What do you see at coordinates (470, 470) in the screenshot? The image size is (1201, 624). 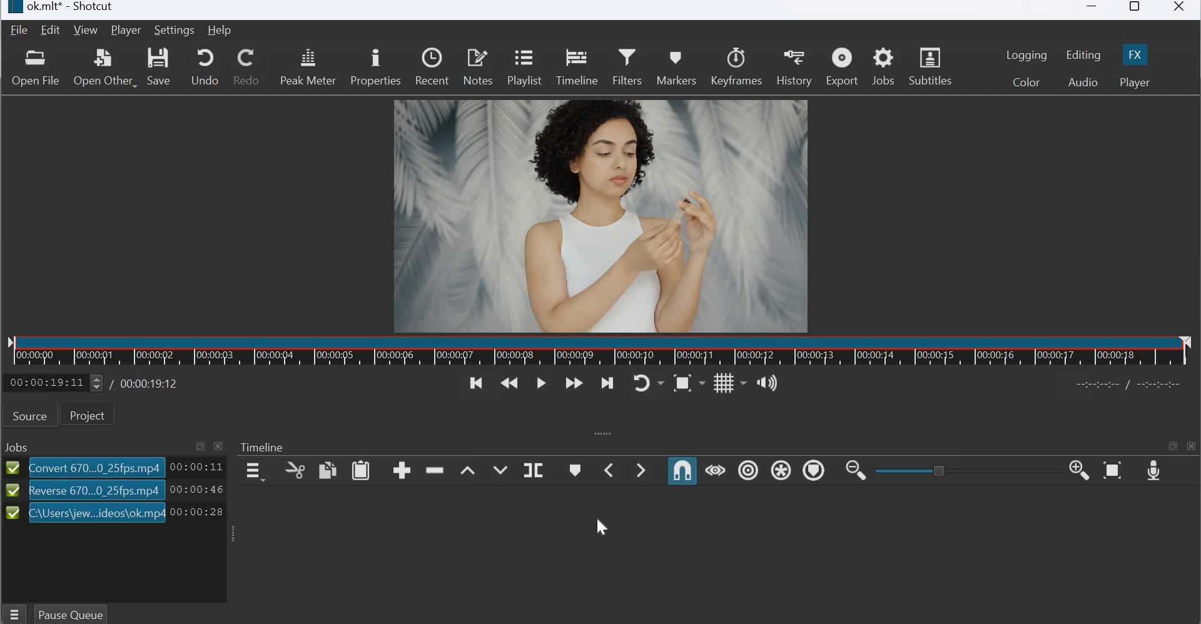 I see `lift` at bounding box center [470, 470].